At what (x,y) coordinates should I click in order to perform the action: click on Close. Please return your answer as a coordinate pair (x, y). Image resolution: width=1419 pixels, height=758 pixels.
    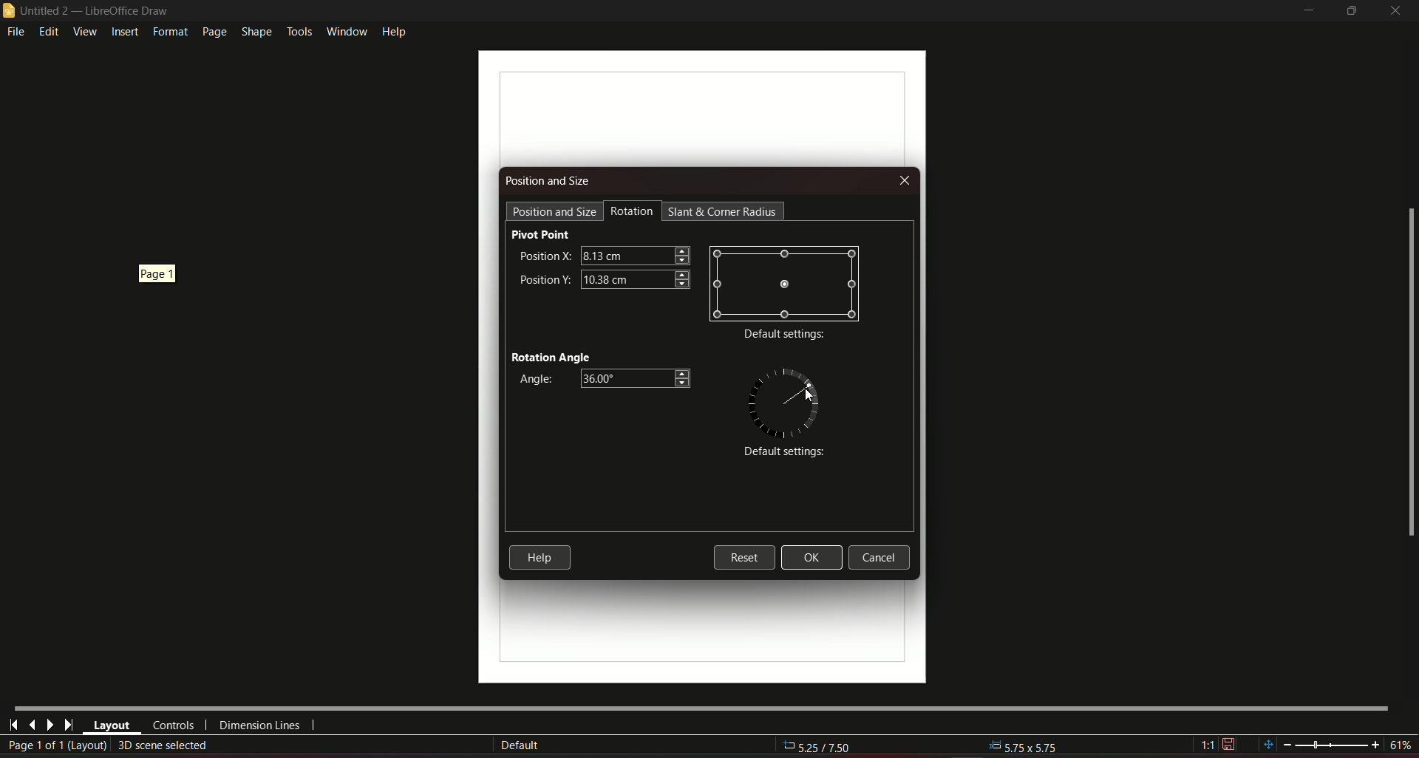
    Looking at the image, I should click on (903, 181).